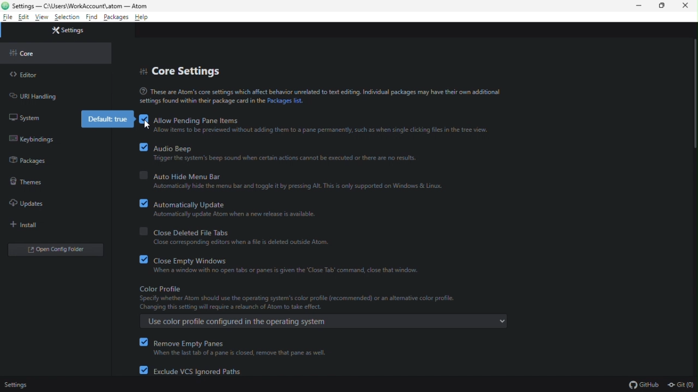 Image resolution: width=698 pixels, height=392 pixels. What do you see at coordinates (57, 251) in the screenshot?
I see `open folder` at bounding box center [57, 251].